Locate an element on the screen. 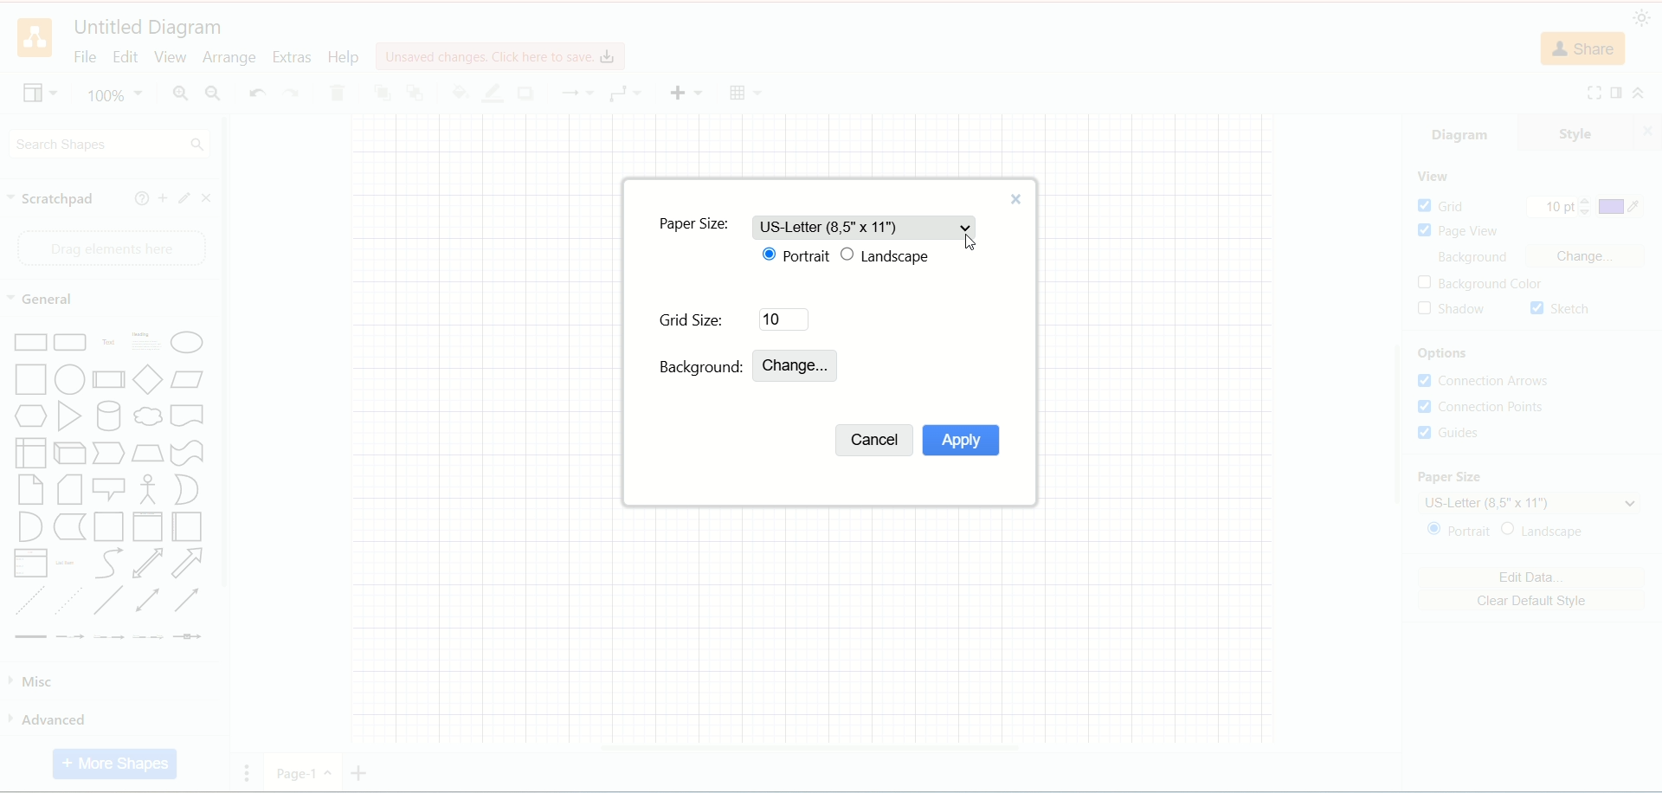 Image resolution: width=1662 pixels, height=793 pixels. diagram is located at coordinates (1463, 132).